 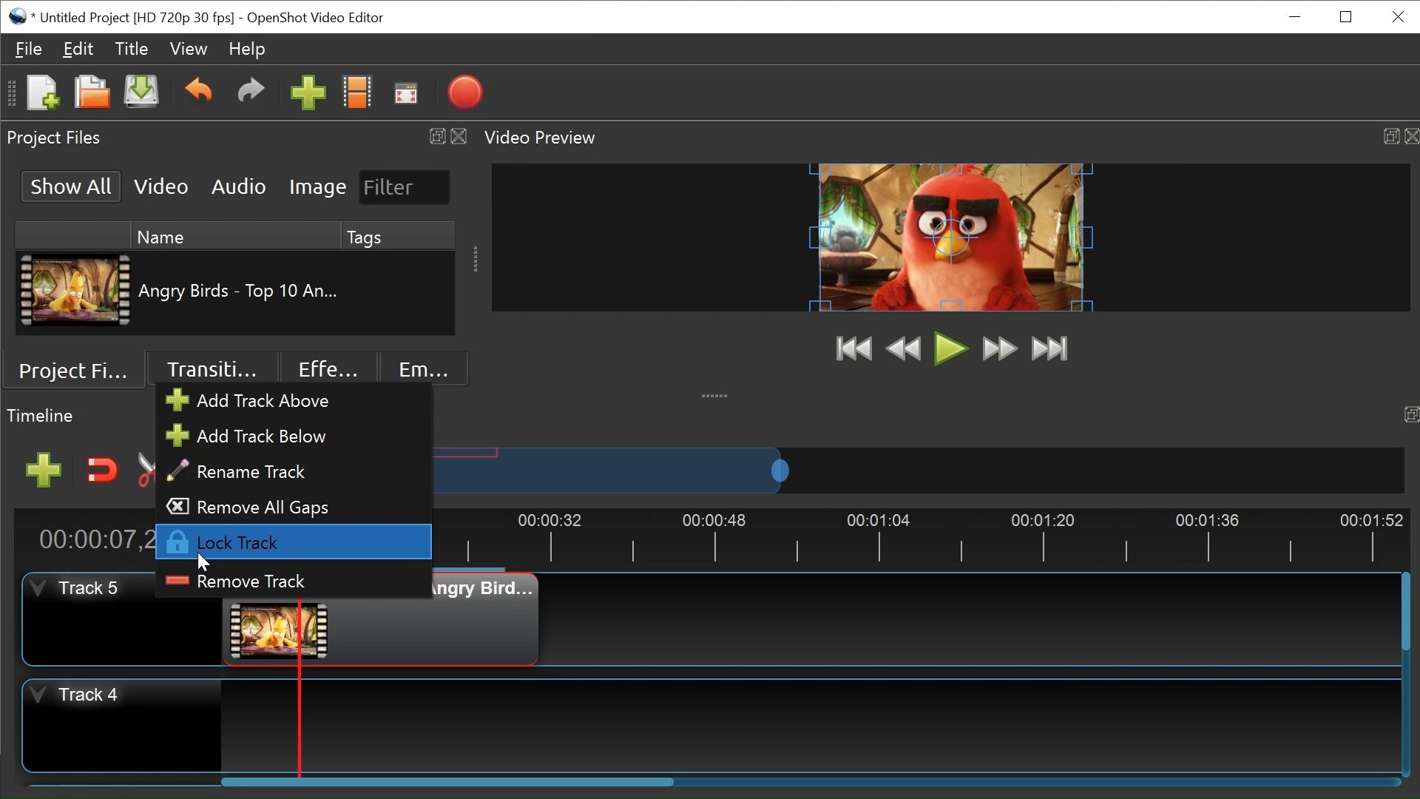 I want to click on OpenShot Video Editor, so click(x=322, y=18).